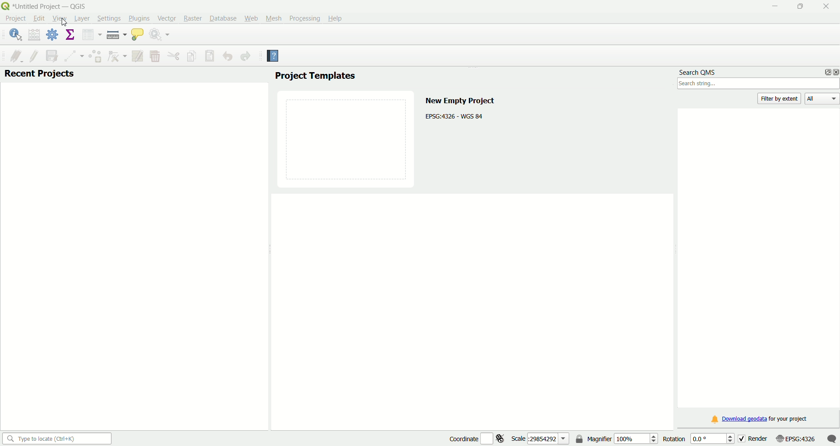 Image resolution: width=840 pixels, height=446 pixels. I want to click on EPSG:4326-WGS 84, so click(455, 115).